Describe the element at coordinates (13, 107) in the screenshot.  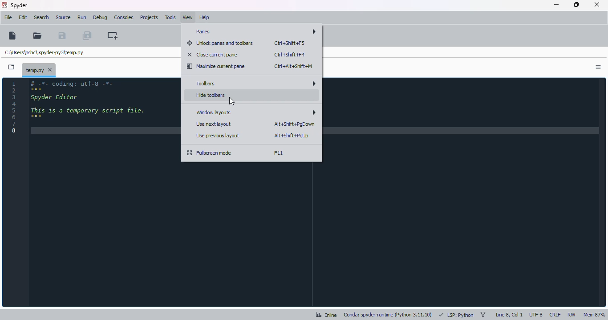
I see `line numbers` at that location.